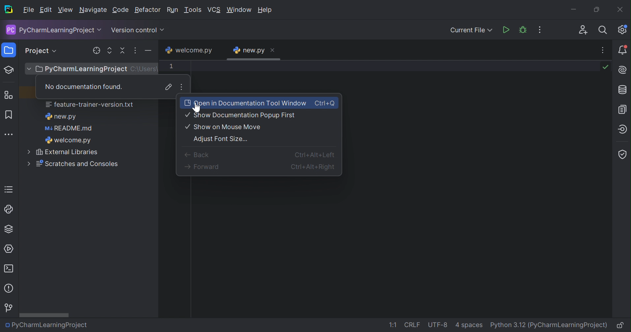 The width and height of the screenshot is (631, 332). I want to click on Drop down, so click(163, 30).